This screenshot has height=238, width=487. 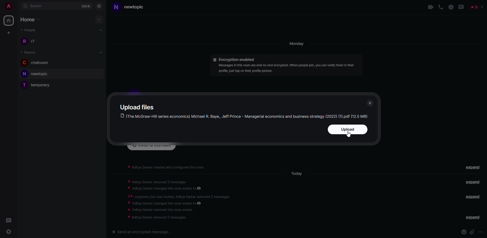 What do you see at coordinates (182, 198) in the screenshot?
I see `info` at bounding box center [182, 198].